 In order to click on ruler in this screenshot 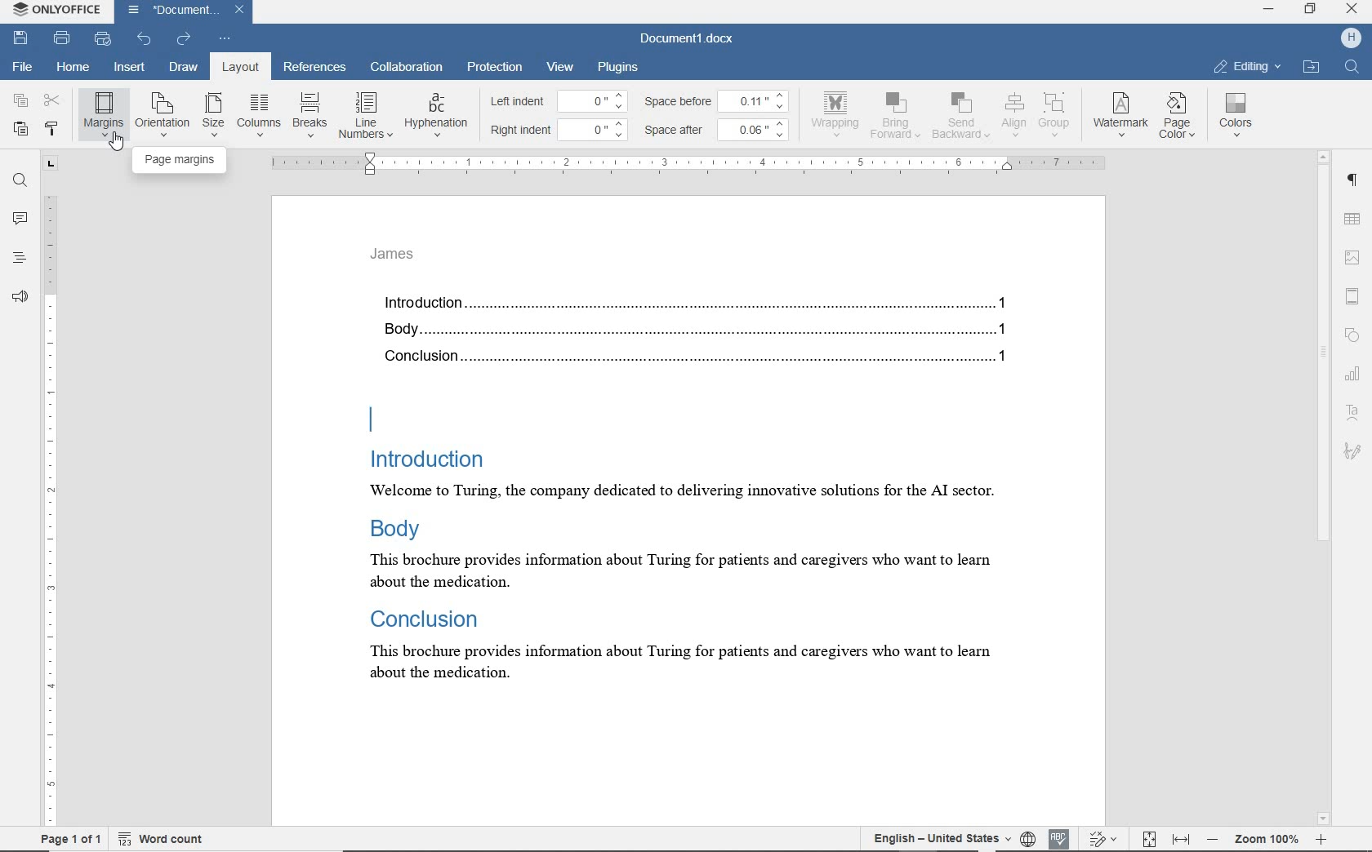, I will do `click(50, 490)`.